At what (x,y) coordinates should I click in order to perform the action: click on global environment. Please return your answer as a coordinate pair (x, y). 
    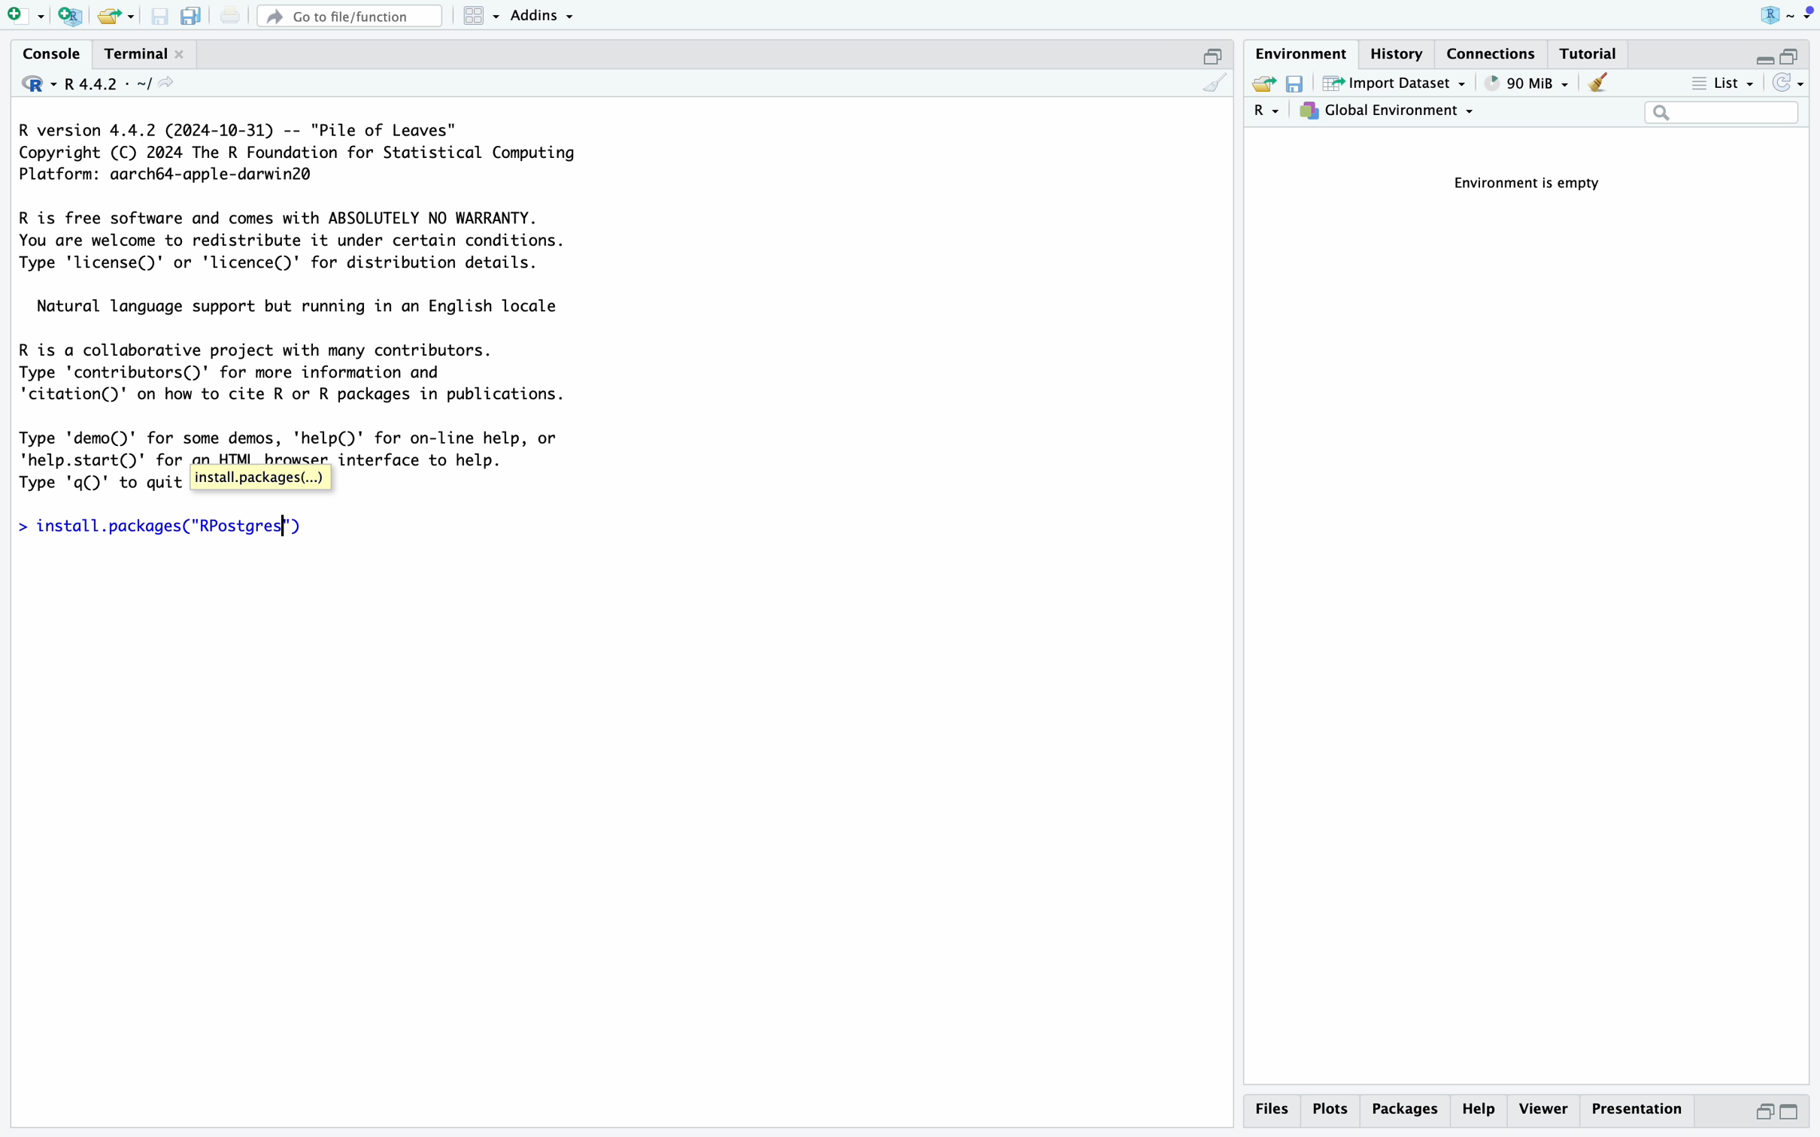
    Looking at the image, I should click on (1391, 114).